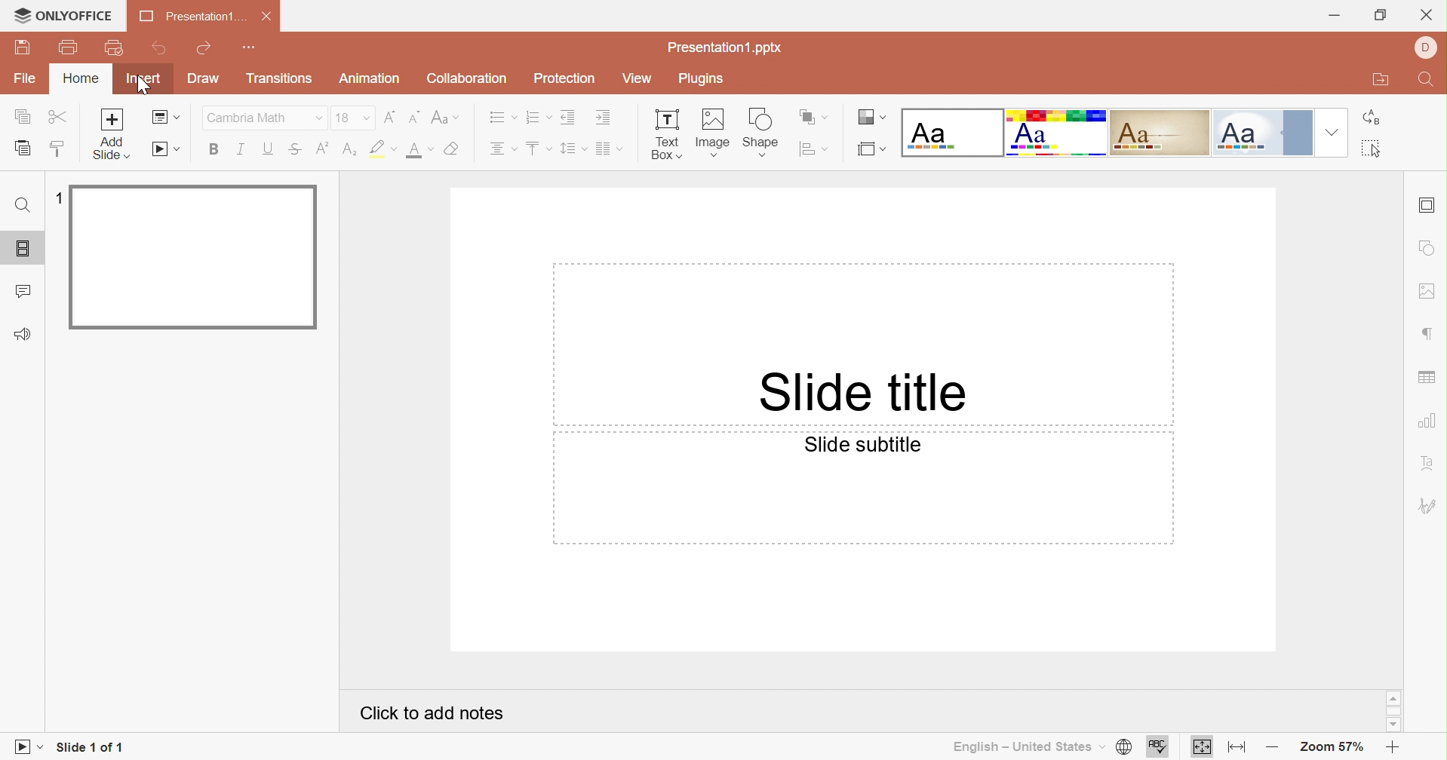  What do you see at coordinates (1426, 332) in the screenshot?
I see `paragraph settings` at bounding box center [1426, 332].